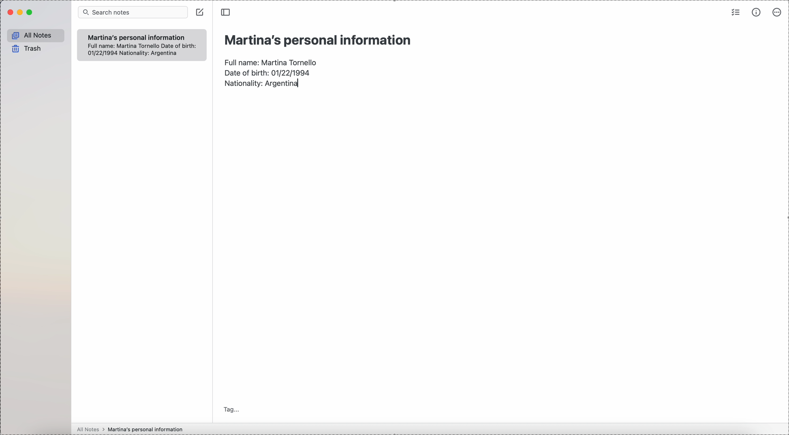  I want to click on full name: Martina Tornello, so click(272, 61).